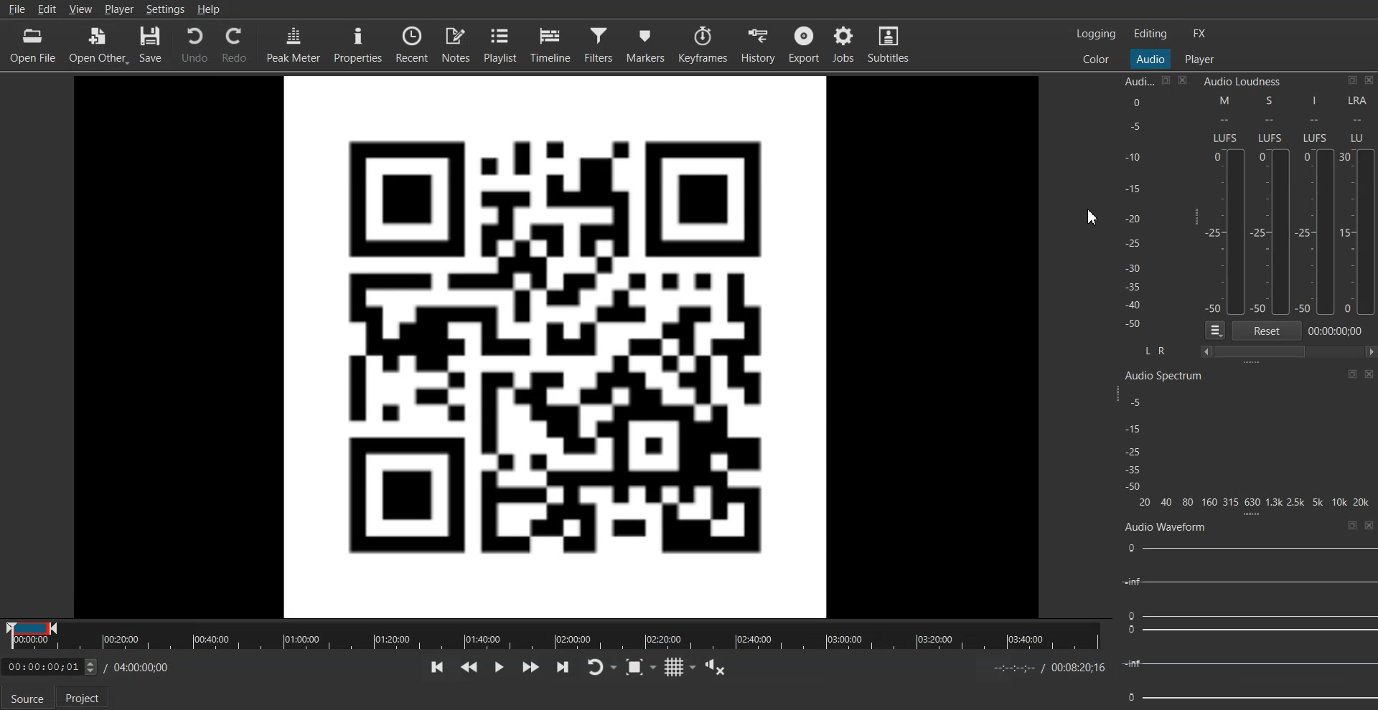 The image size is (1378, 710). Describe the element at coordinates (1369, 526) in the screenshot. I see `Close` at that location.